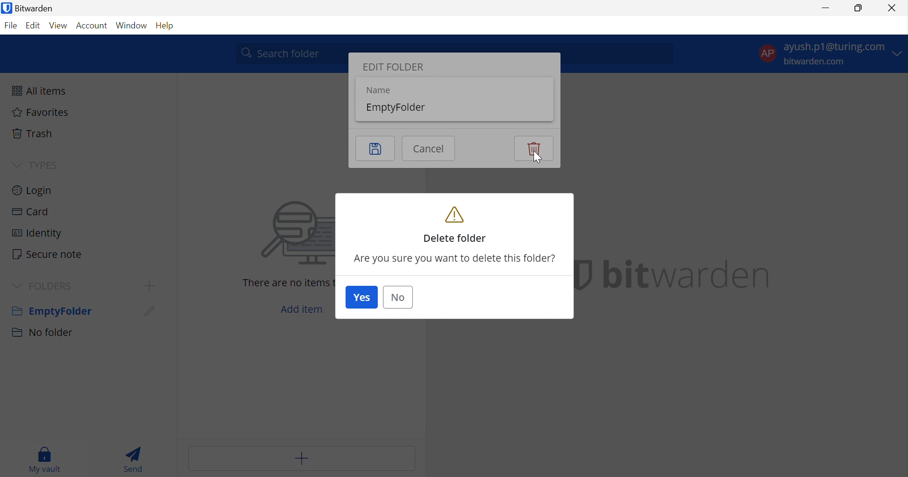 The image size is (908, 477). What do you see at coordinates (361, 298) in the screenshot?
I see `Yes` at bounding box center [361, 298].